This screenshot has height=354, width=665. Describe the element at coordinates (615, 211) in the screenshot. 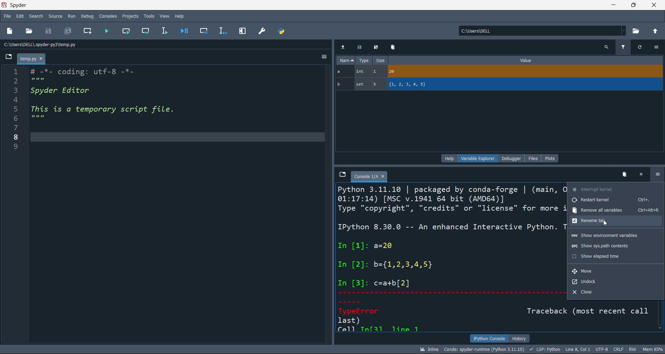

I see `remove all variables` at that location.